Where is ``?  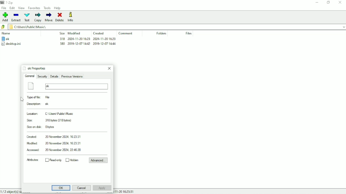  is located at coordinates (59, 39).